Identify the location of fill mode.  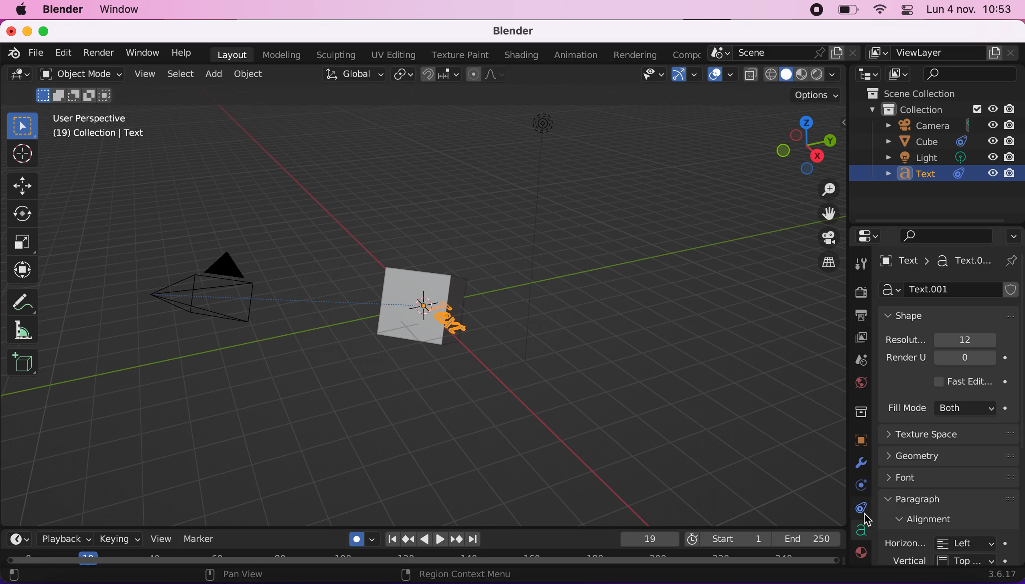
(950, 409).